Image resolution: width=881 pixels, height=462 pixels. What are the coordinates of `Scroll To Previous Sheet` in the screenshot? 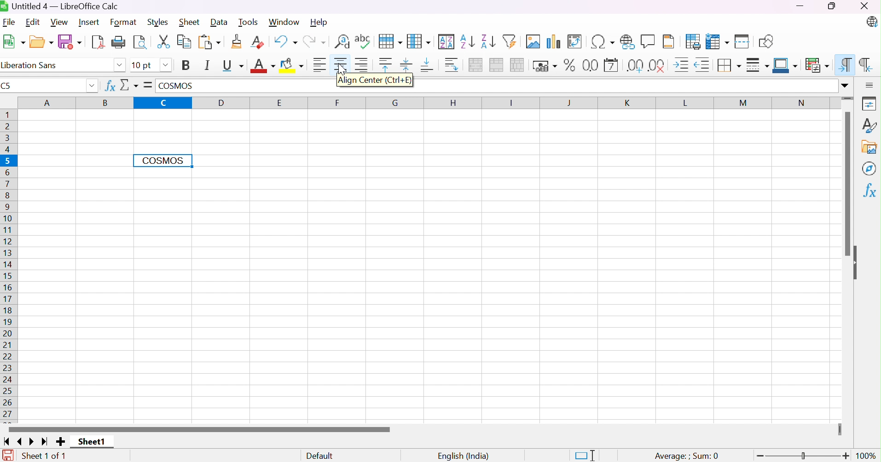 It's located at (20, 442).